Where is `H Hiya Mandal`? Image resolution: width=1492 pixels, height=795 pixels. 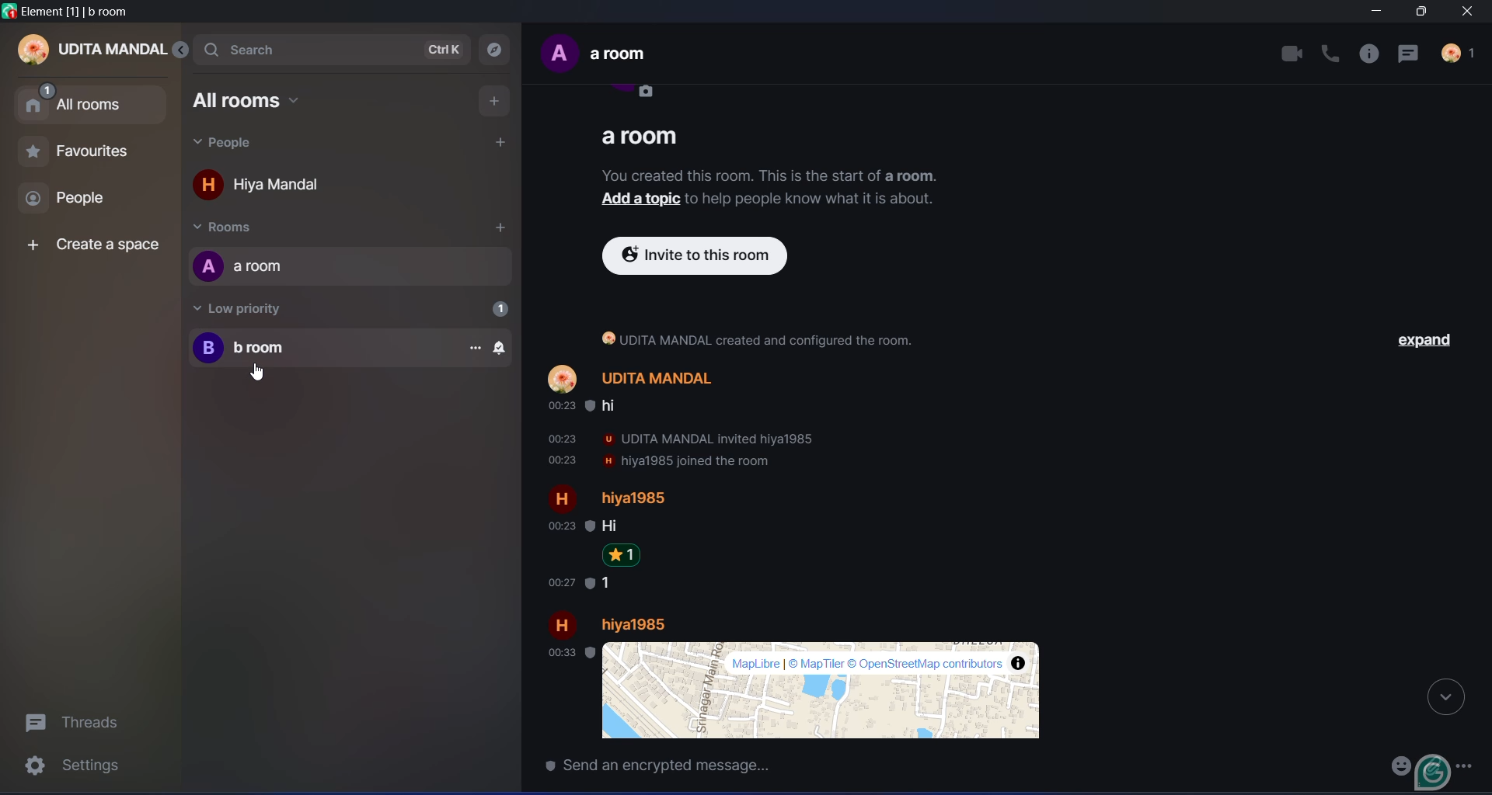
H Hiya Mandal is located at coordinates (272, 188).